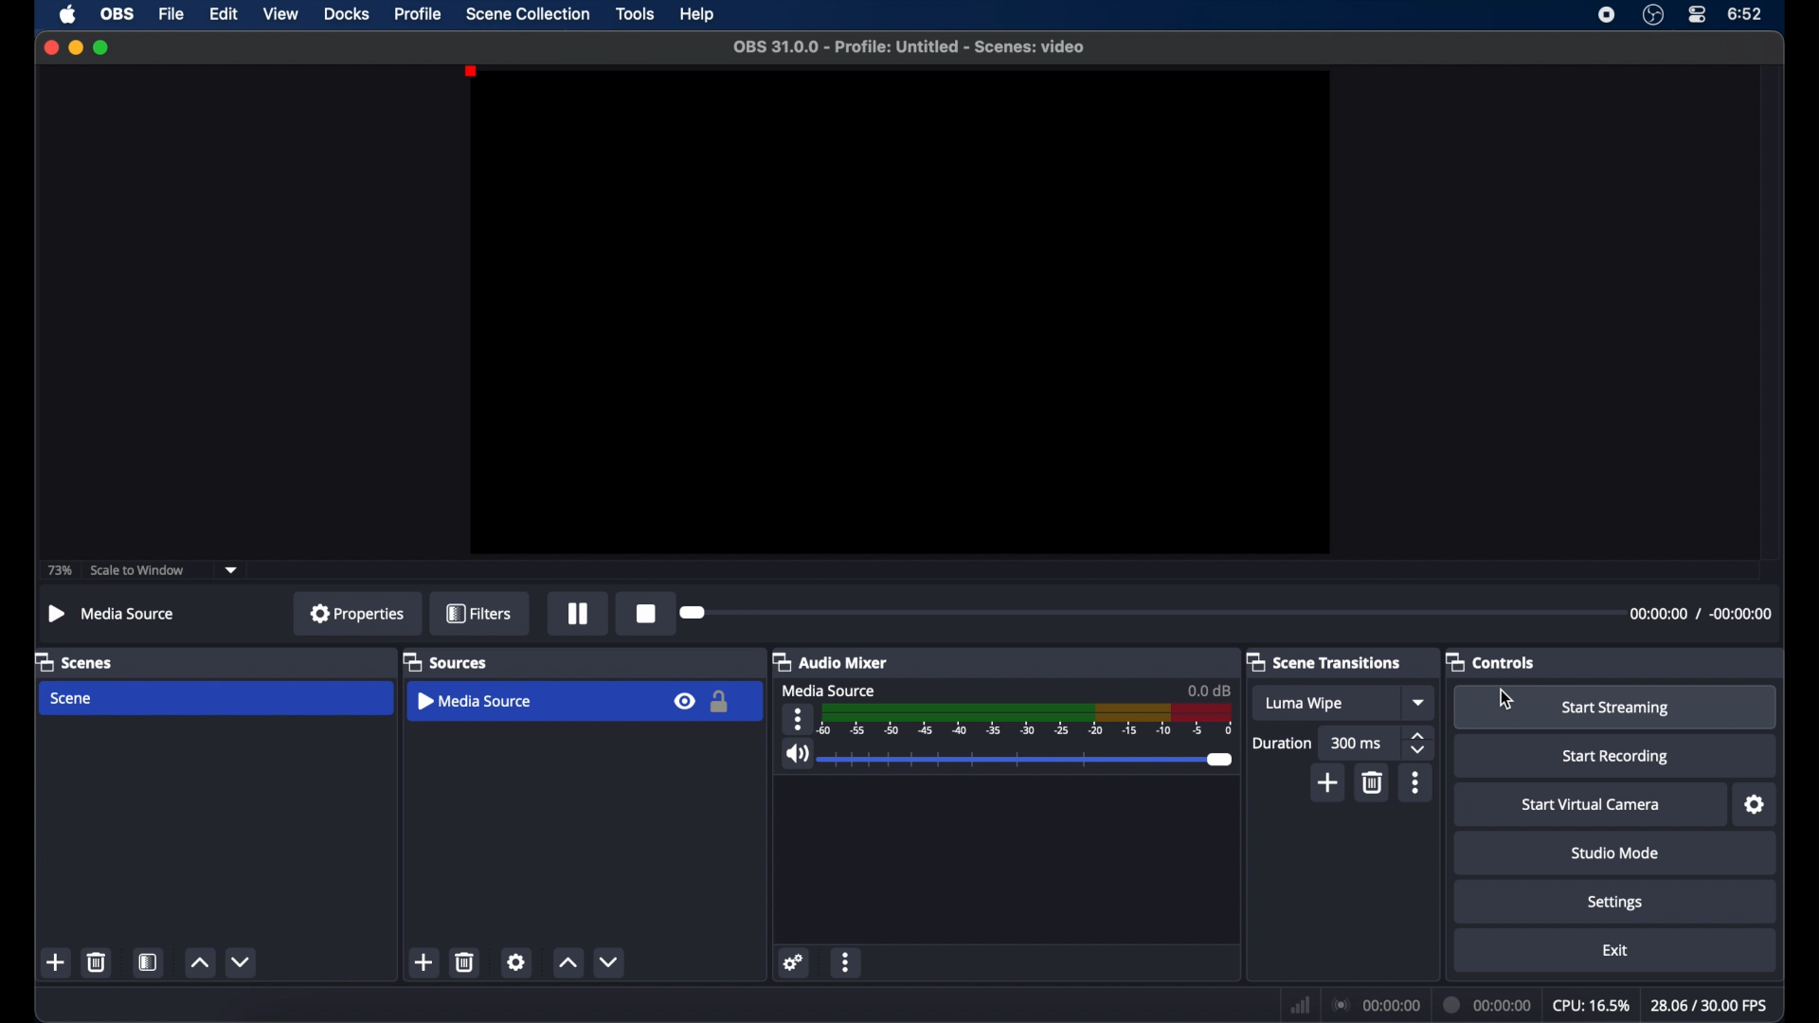  Describe the element at coordinates (1357, 743) in the screenshot. I see `300 ms` at that location.